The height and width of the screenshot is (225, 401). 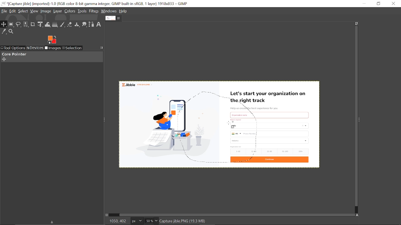 What do you see at coordinates (269, 97) in the screenshot?
I see `Let's start your organization on
the right track` at bounding box center [269, 97].